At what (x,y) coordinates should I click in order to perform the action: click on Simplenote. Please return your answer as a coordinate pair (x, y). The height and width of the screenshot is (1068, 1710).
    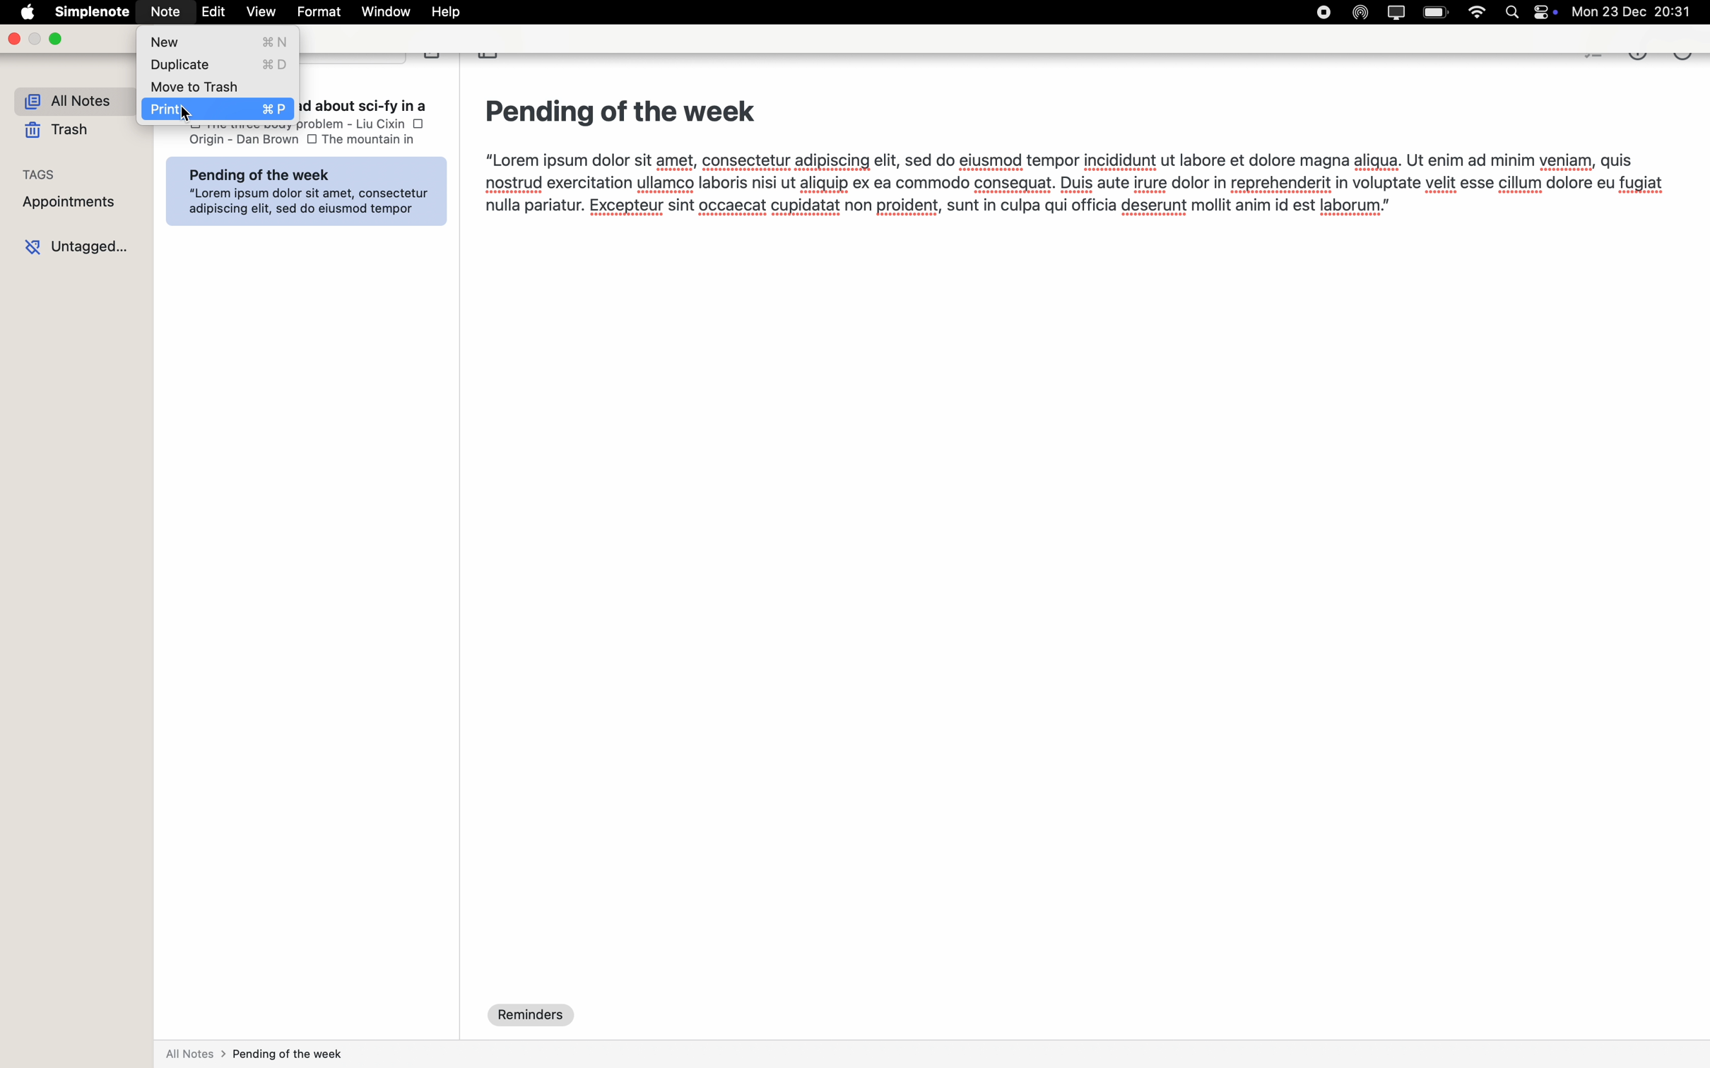
    Looking at the image, I should click on (93, 11).